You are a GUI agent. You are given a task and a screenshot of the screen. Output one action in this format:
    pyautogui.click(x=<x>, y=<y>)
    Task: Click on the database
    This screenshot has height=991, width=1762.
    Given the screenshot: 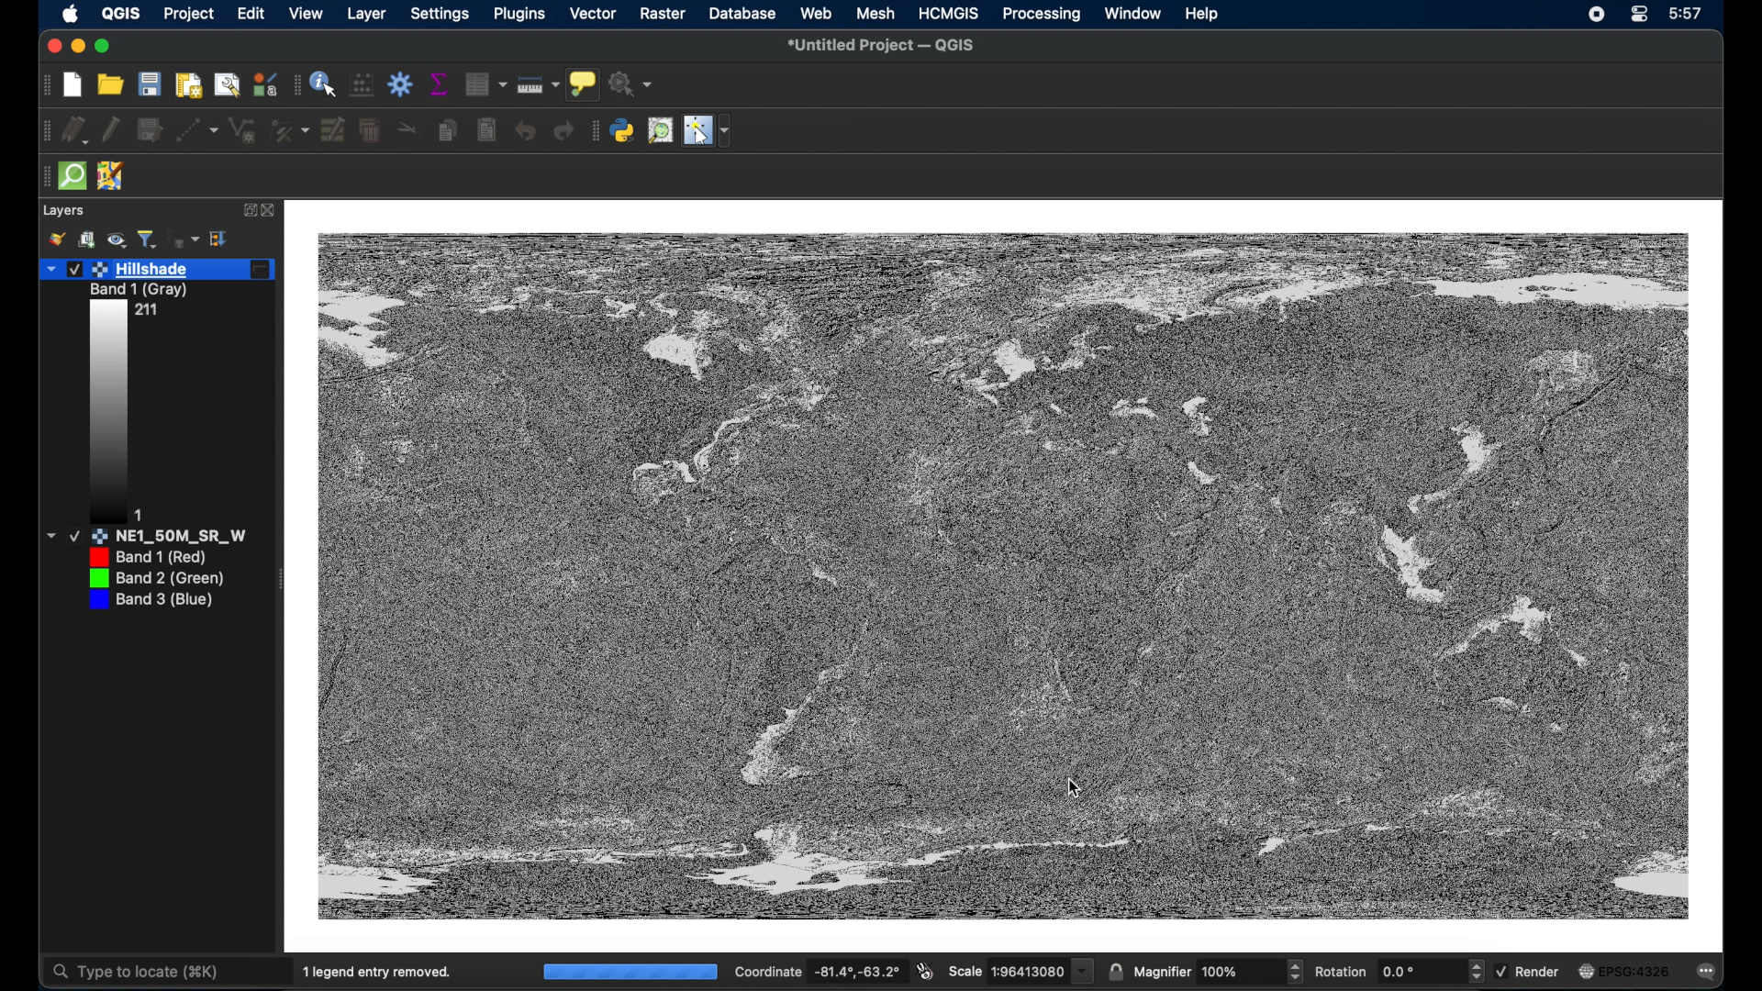 What is the action you would take?
    pyautogui.click(x=741, y=14)
    